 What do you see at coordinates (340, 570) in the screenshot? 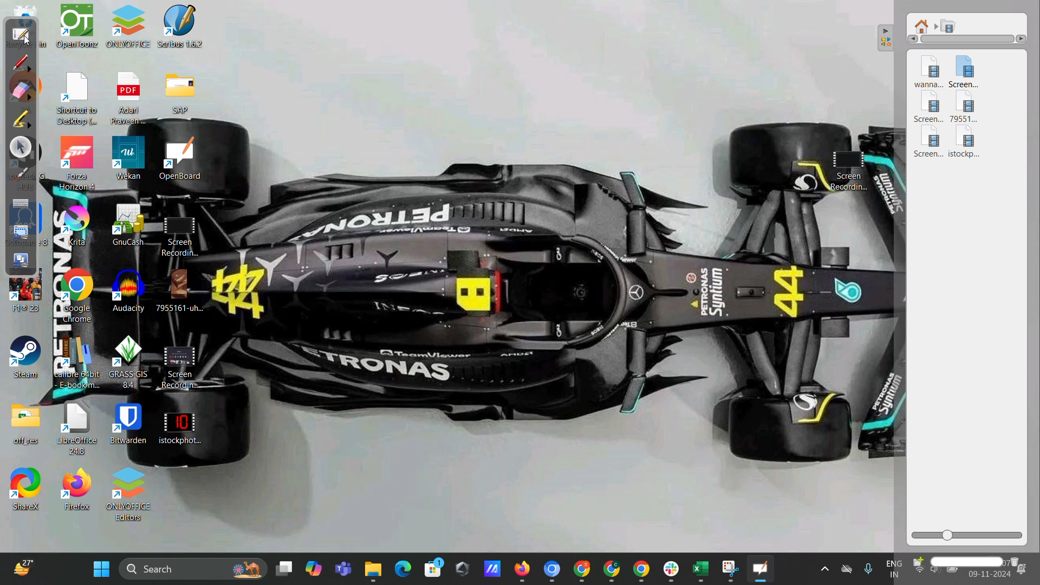
I see `microsoft teams` at bounding box center [340, 570].